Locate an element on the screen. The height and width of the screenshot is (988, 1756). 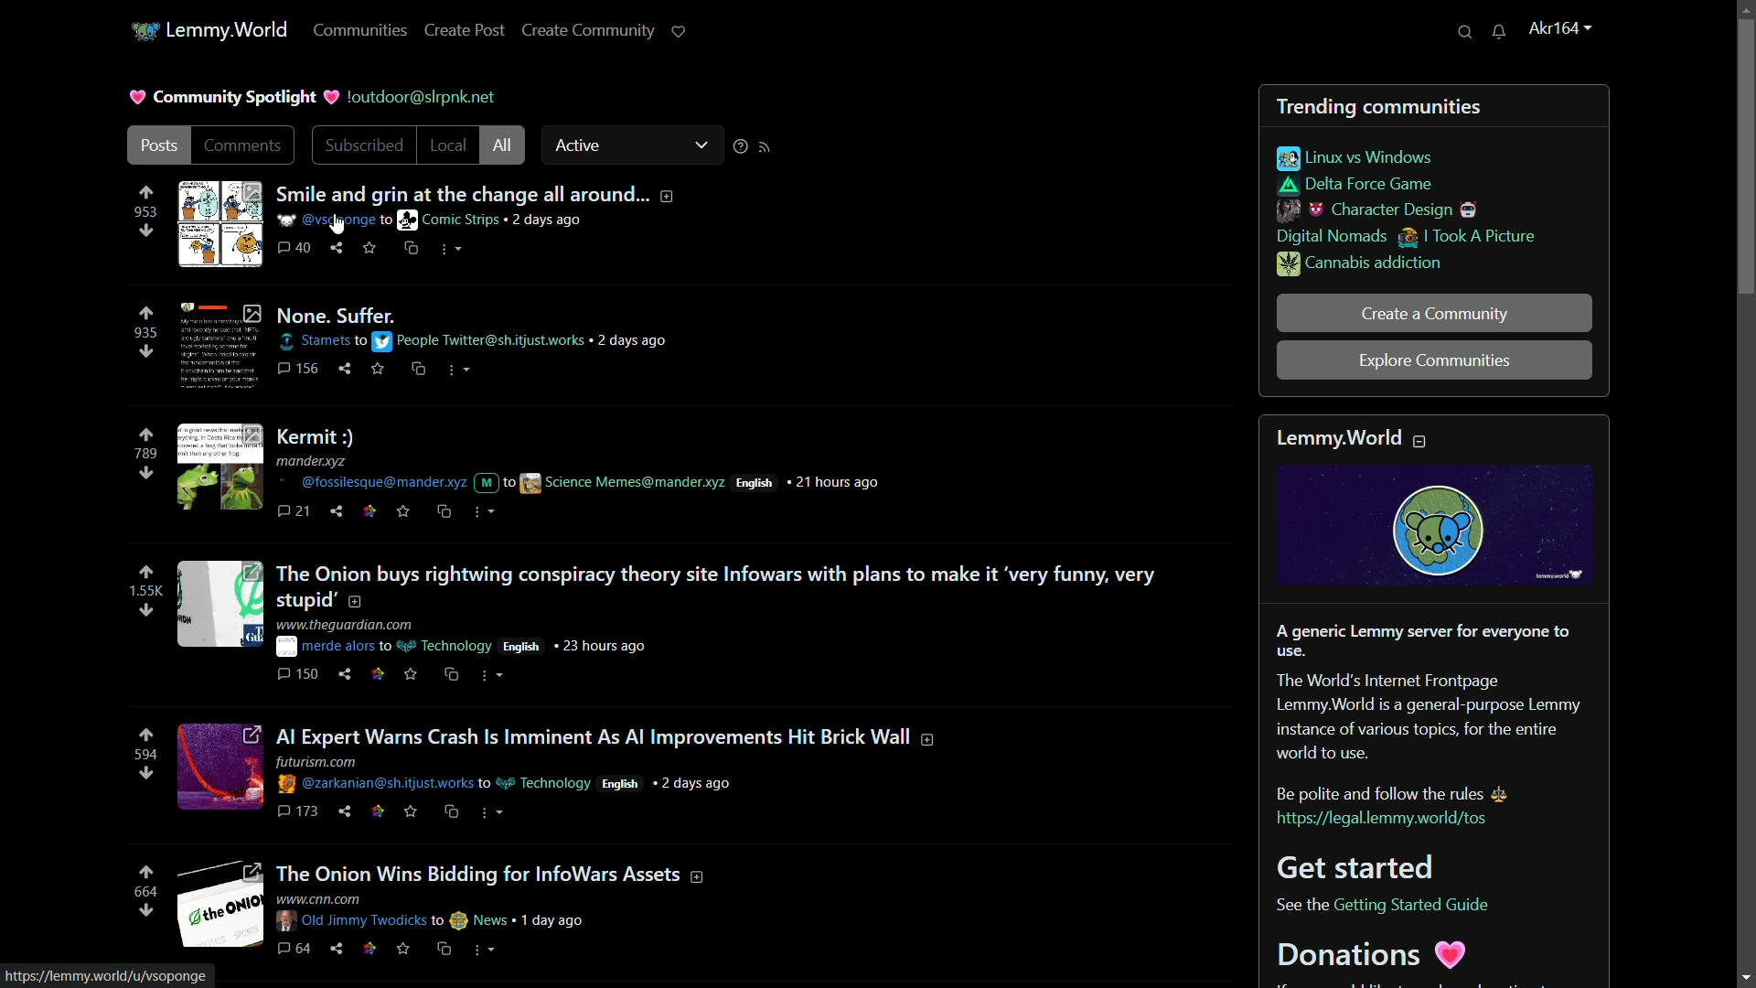
all is located at coordinates (502, 146).